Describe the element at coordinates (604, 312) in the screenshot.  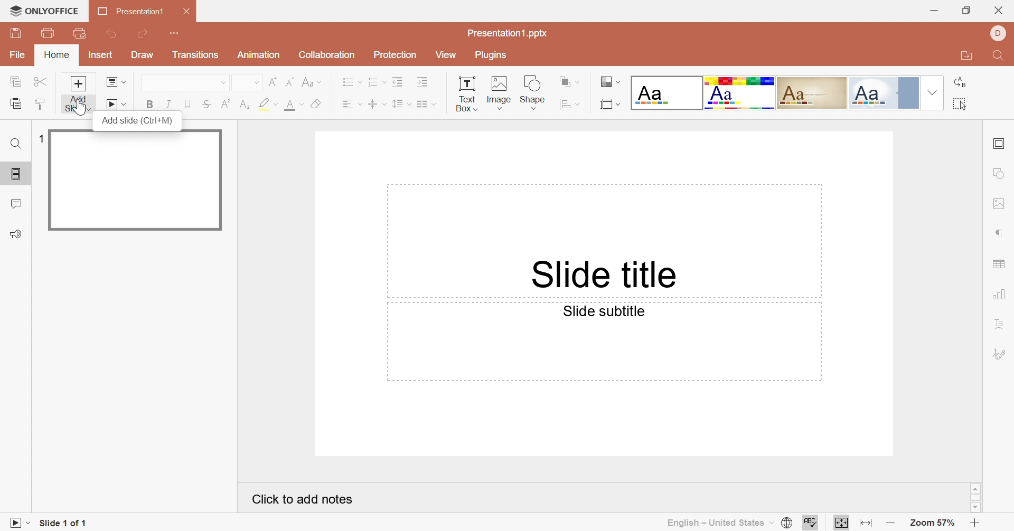
I see `Slide subtitle` at that location.